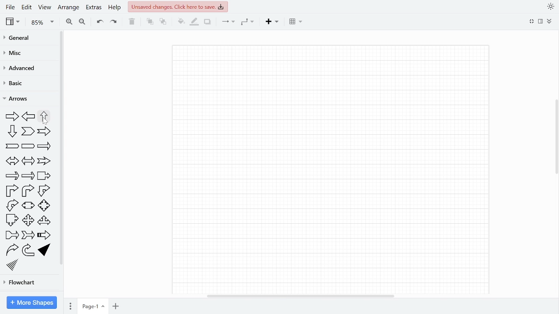 This screenshot has width=559, height=314. What do you see at coordinates (273, 22) in the screenshot?
I see `Insert` at bounding box center [273, 22].